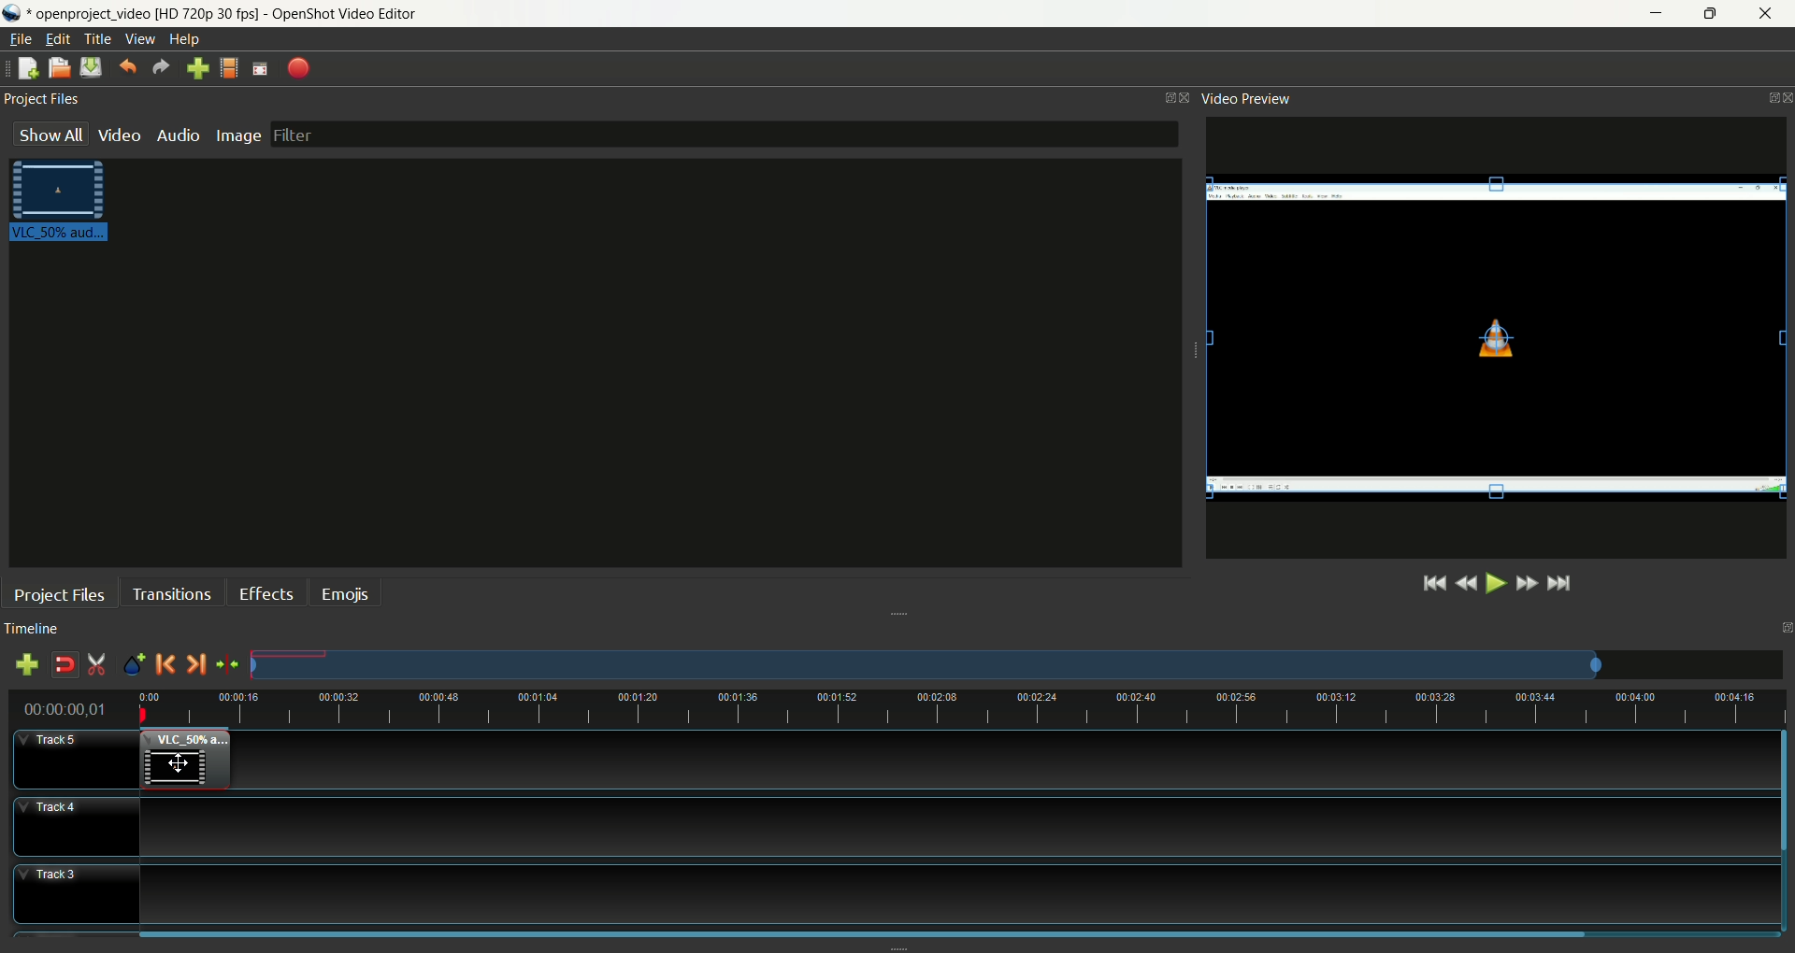 The height and width of the screenshot is (953, 1795). Describe the element at coordinates (20, 37) in the screenshot. I see `file` at that location.